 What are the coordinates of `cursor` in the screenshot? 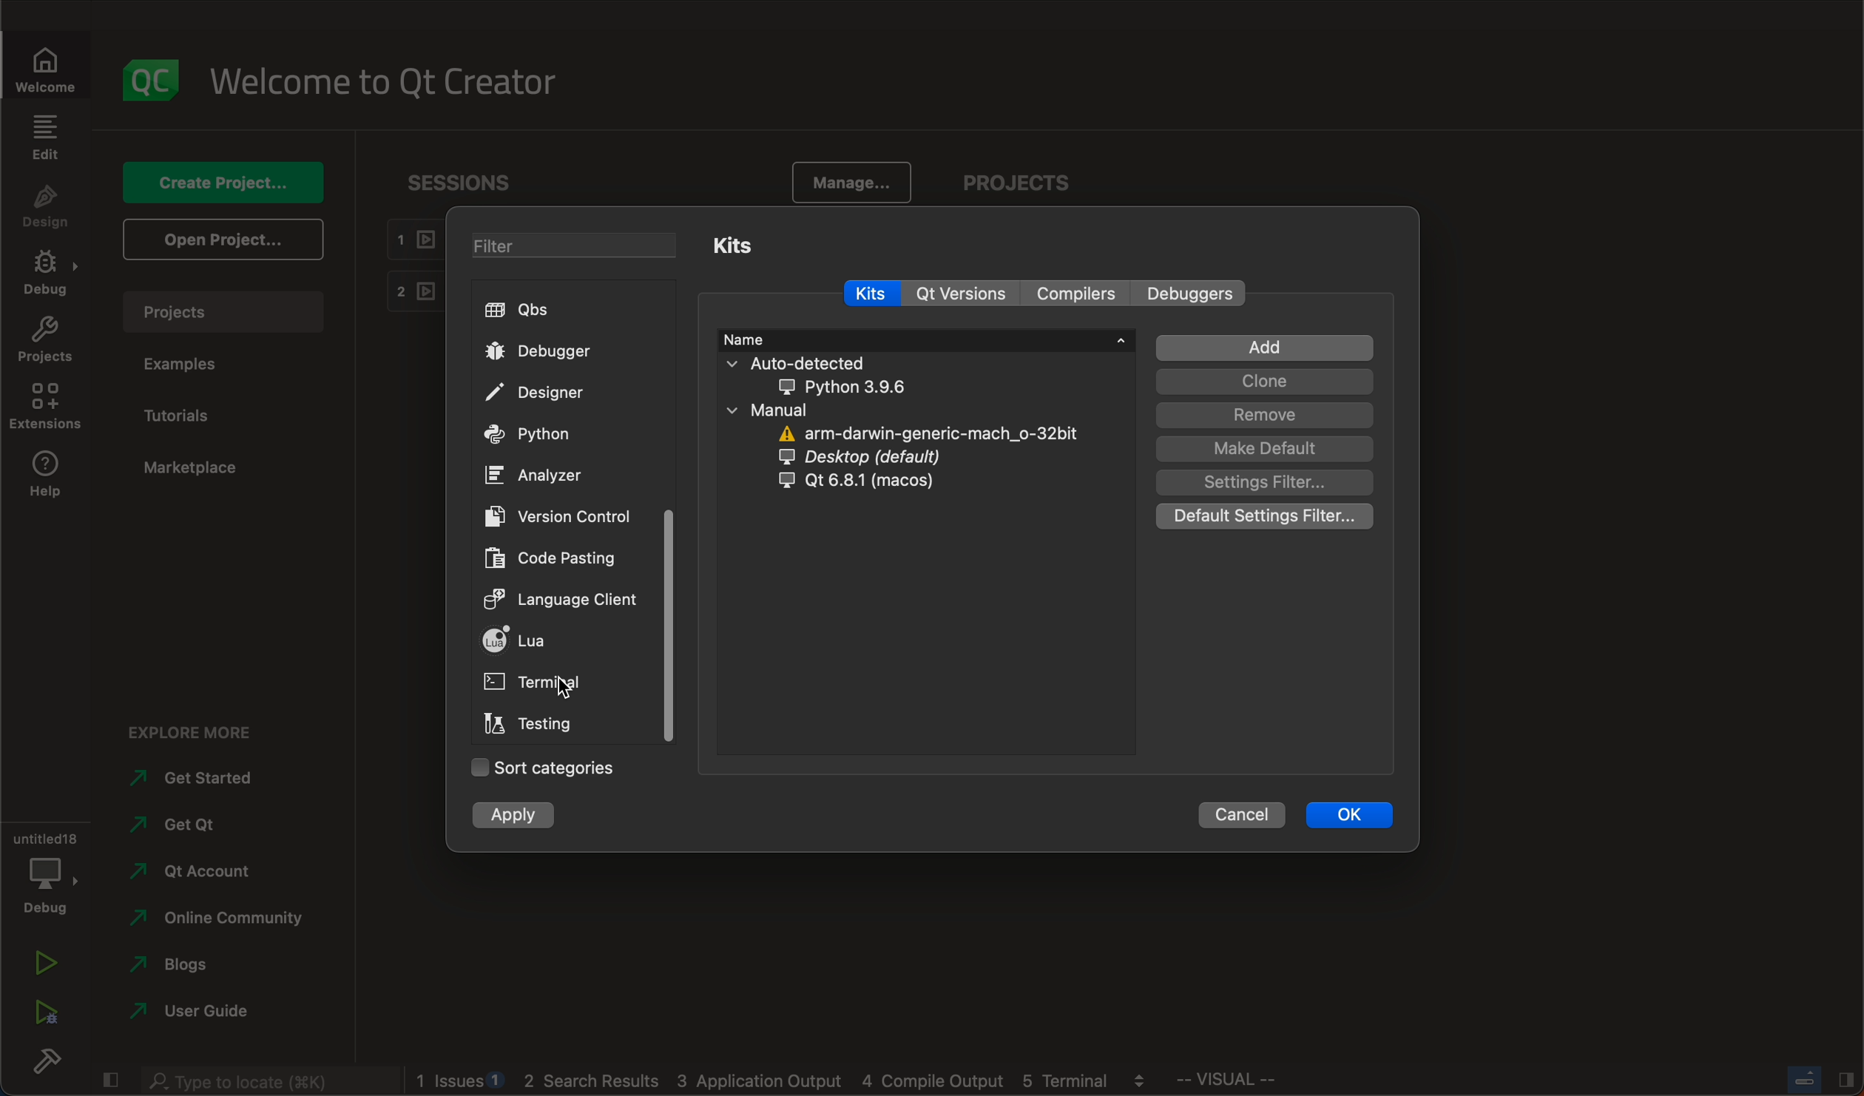 It's located at (560, 686).